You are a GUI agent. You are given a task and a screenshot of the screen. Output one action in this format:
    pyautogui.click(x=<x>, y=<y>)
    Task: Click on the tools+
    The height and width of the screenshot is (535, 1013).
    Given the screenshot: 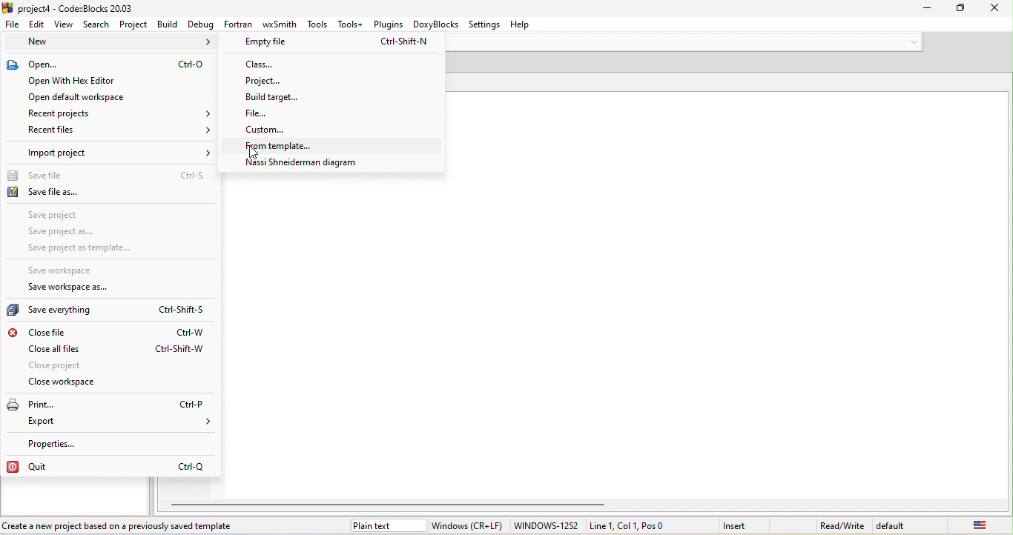 What is the action you would take?
    pyautogui.click(x=349, y=24)
    